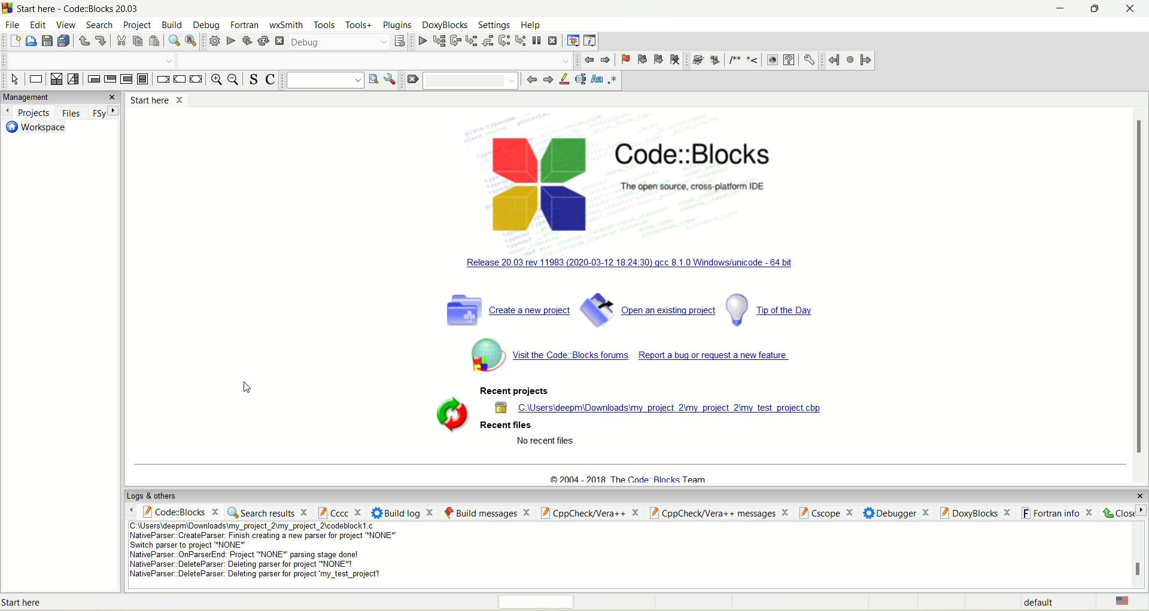 This screenshot has width=1149, height=611. I want to click on step into instruction, so click(521, 40).